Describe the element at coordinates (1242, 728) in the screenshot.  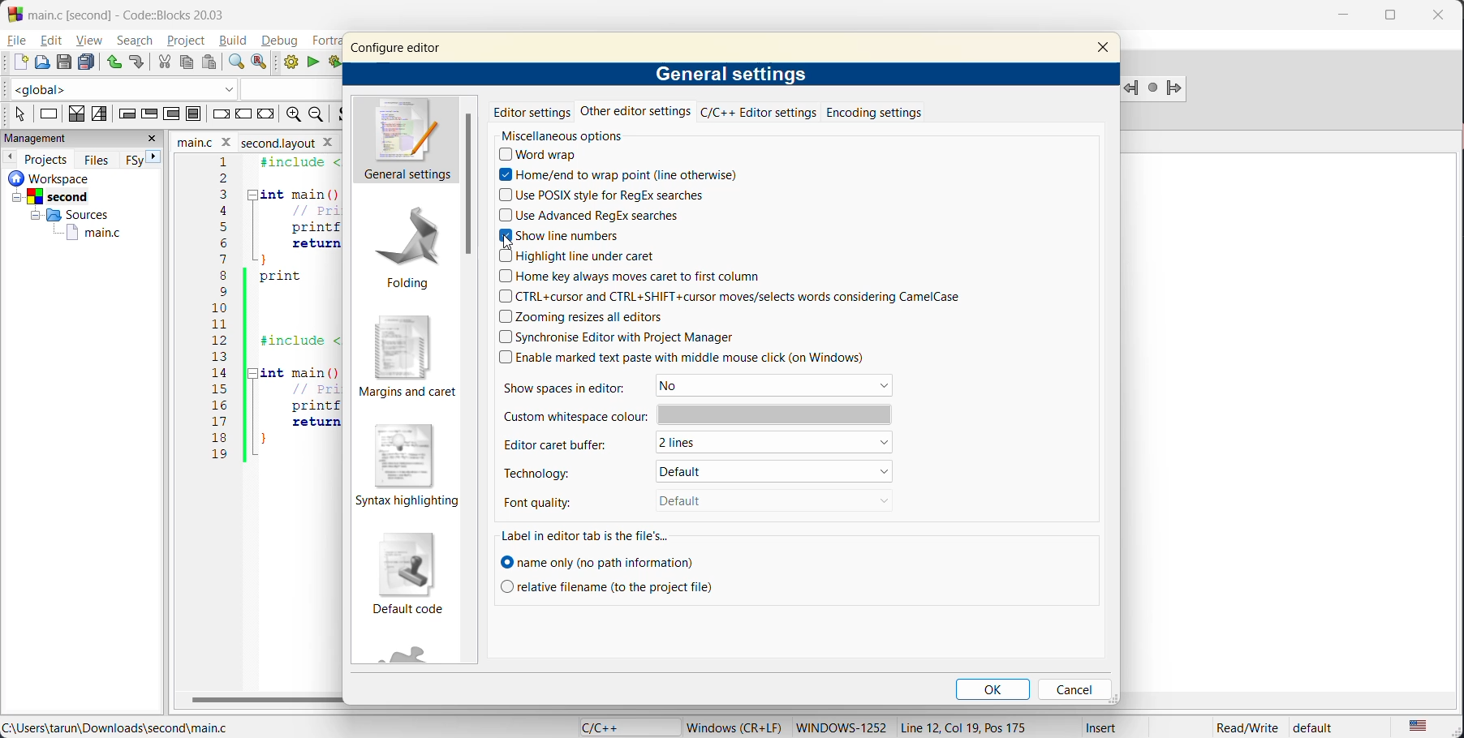
I see `Read/Write` at that location.